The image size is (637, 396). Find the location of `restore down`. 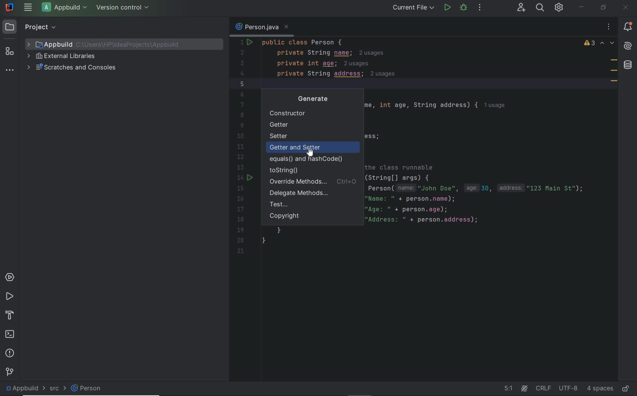

restore down is located at coordinates (603, 7).